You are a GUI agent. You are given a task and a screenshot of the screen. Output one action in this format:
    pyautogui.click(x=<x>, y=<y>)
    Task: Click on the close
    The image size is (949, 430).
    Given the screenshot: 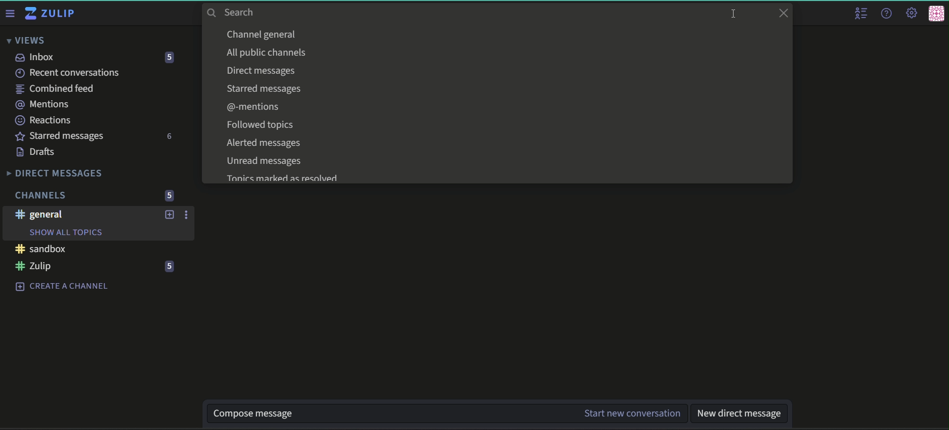 What is the action you would take?
    pyautogui.click(x=783, y=13)
    